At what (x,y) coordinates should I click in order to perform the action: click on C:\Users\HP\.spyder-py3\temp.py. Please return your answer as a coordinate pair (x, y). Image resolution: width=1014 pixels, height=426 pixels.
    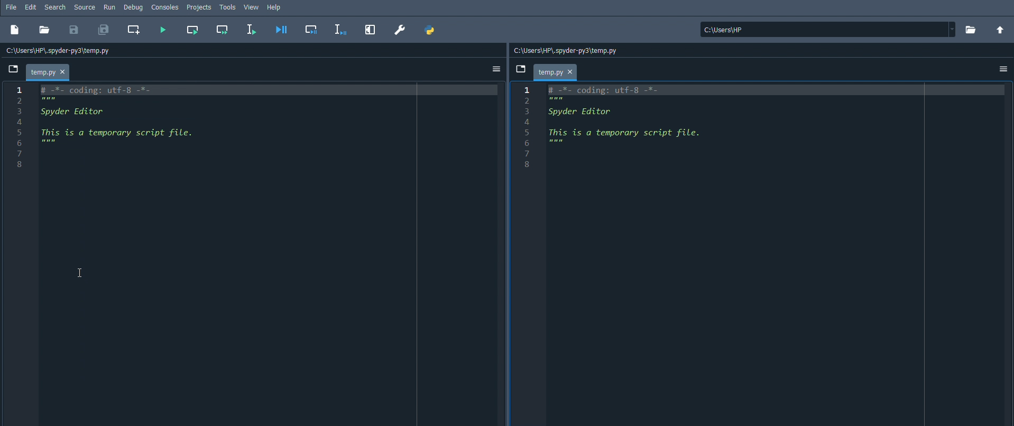
    Looking at the image, I should click on (62, 52).